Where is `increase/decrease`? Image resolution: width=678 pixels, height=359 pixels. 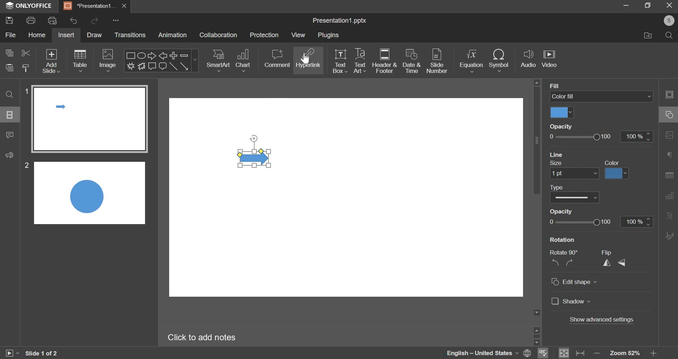
increase/decrease is located at coordinates (637, 222).